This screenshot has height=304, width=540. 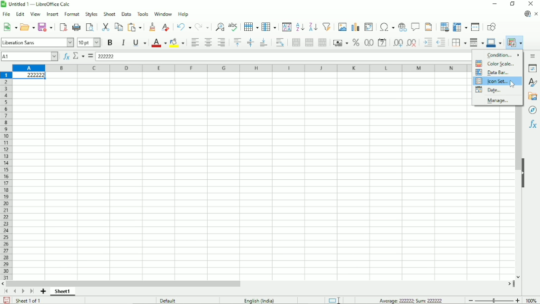 What do you see at coordinates (108, 14) in the screenshot?
I see `Sheet` at bounding box center [108, 14].